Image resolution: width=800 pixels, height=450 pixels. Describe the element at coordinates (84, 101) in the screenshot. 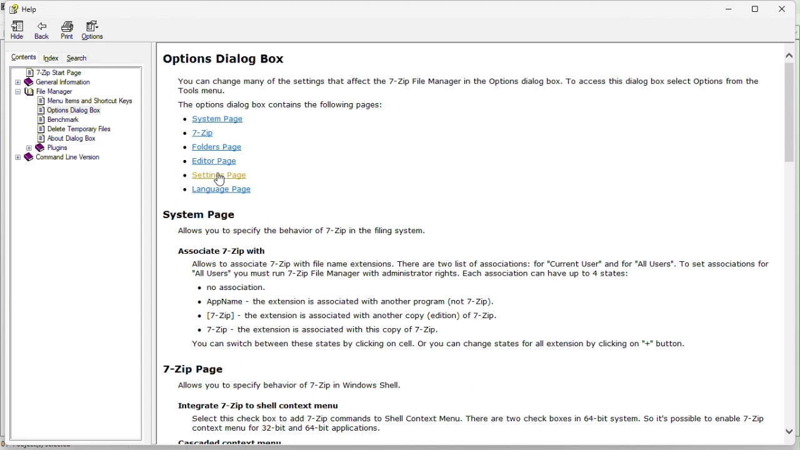

I see `menu items and shortcut keys` at that location.